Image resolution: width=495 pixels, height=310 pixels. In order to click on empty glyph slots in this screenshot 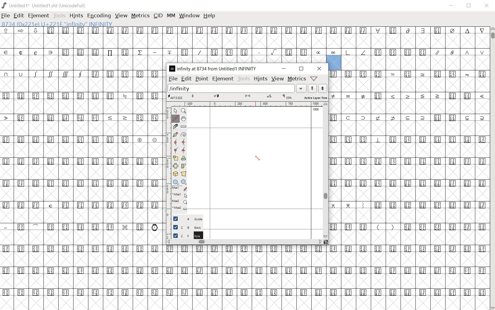, I will do `click(83, 238)`.